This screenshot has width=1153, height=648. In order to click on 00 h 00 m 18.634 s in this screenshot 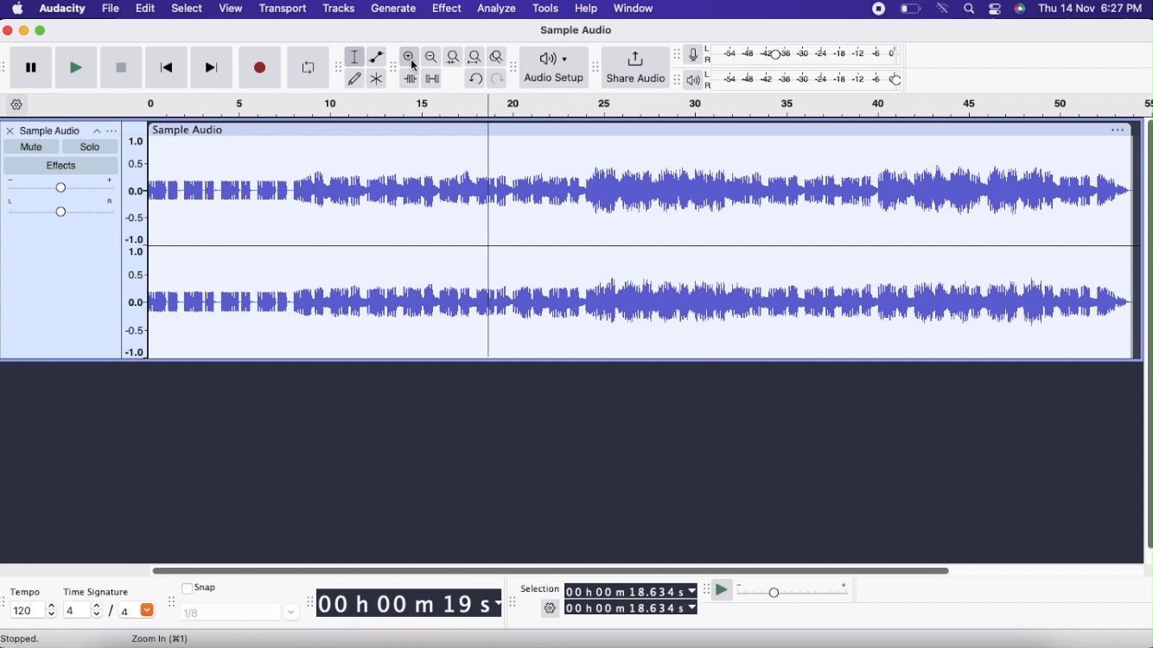, I will do `click(631, 608)`.